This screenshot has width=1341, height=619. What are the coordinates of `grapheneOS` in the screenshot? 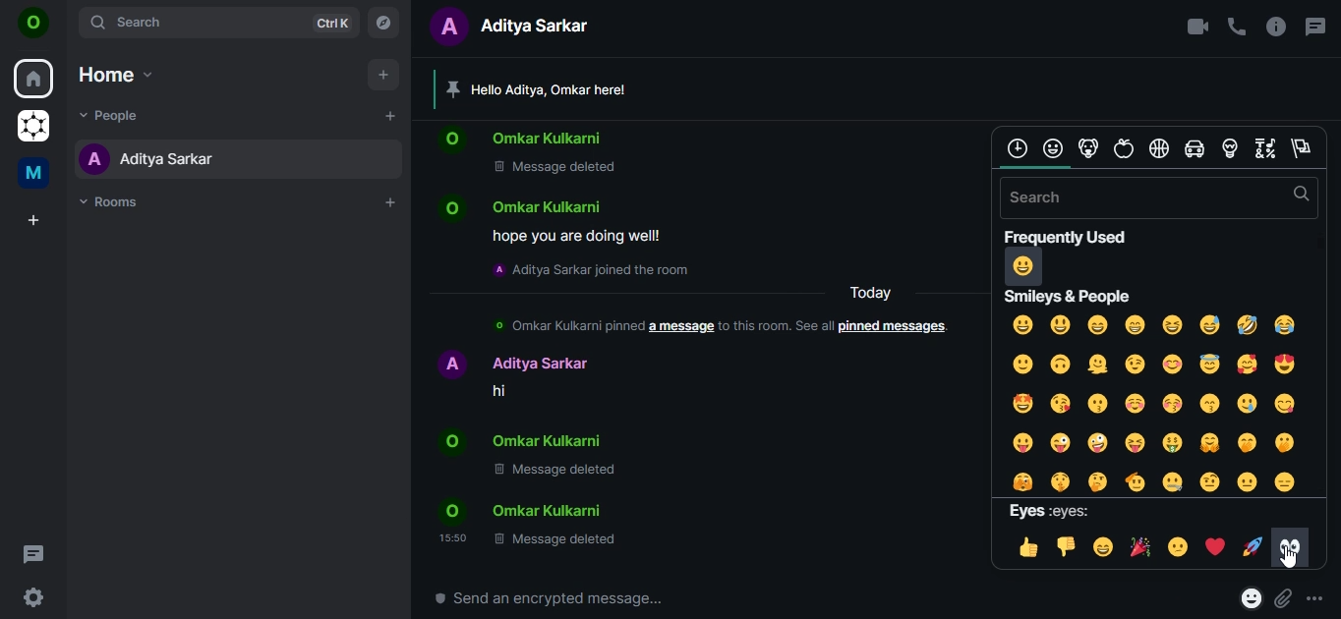 It's located at (32, 124).